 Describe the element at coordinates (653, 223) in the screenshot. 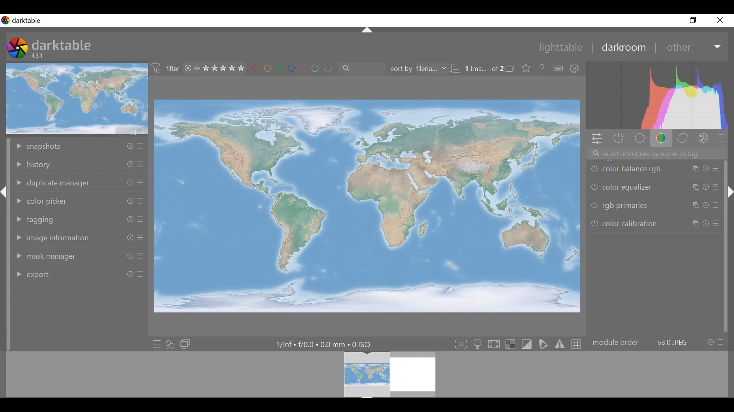

I see `color calibration` at that location.